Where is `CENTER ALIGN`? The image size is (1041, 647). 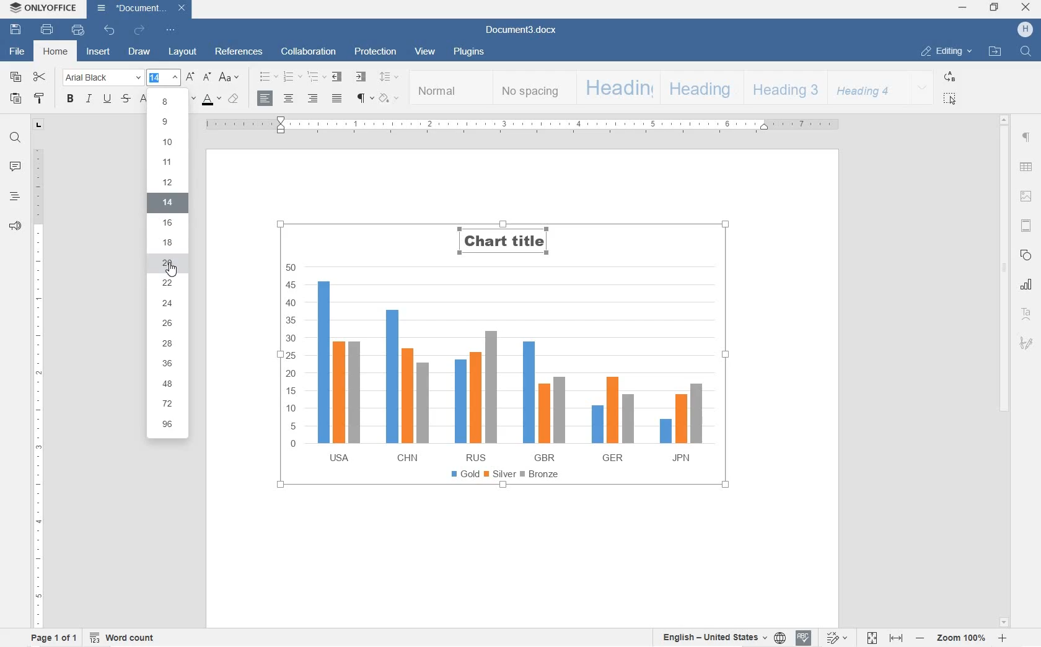 CENTER ALIGN is located at coordinates (289, 99).